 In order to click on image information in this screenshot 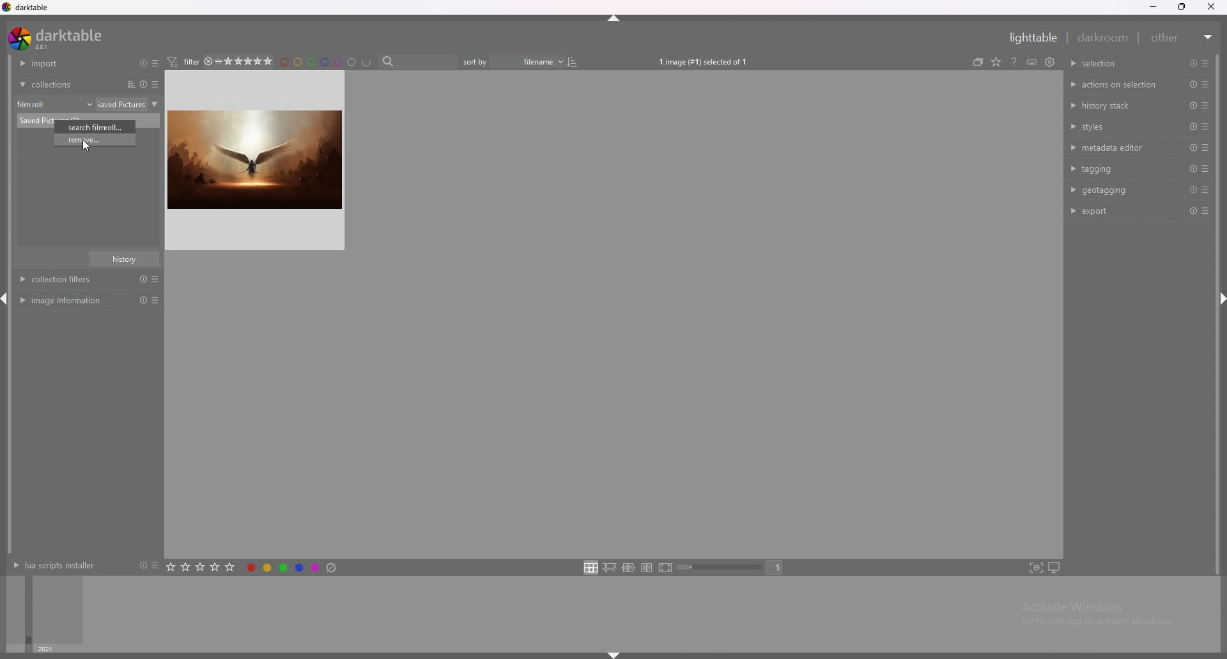, I will do `click(88, 300)`.